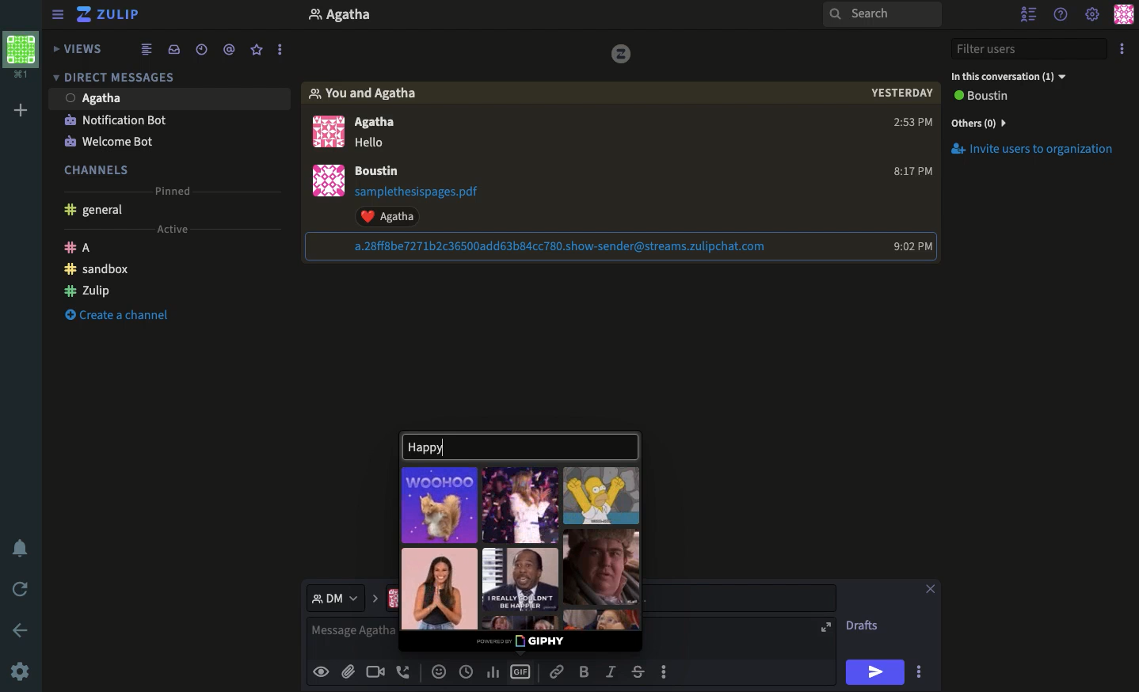  I want to click on Add, so click(21, 112).